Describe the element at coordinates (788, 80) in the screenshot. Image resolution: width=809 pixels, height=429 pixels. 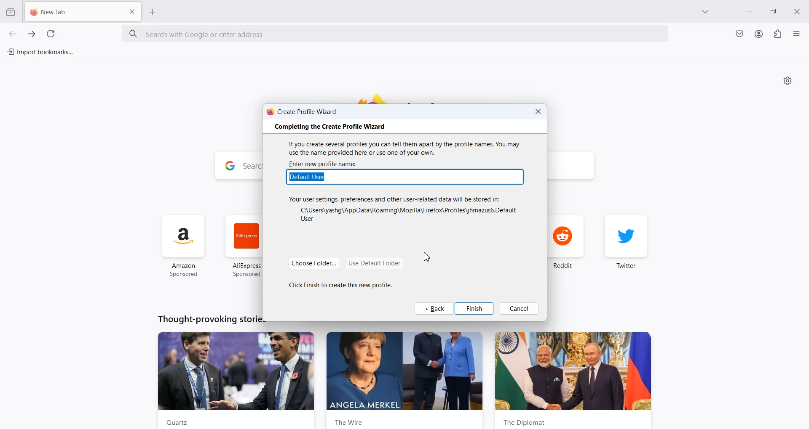
I see `Personalize new tab ` at that location.